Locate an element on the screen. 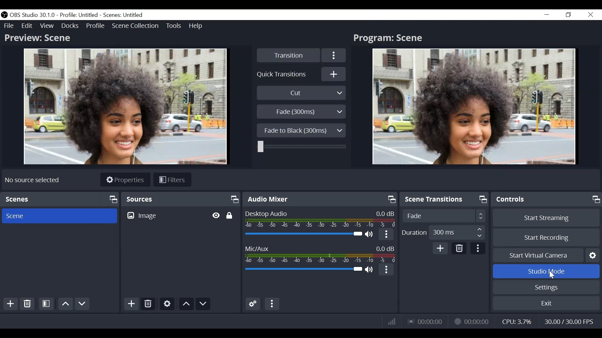  More option is located at coordinates (388, 235).